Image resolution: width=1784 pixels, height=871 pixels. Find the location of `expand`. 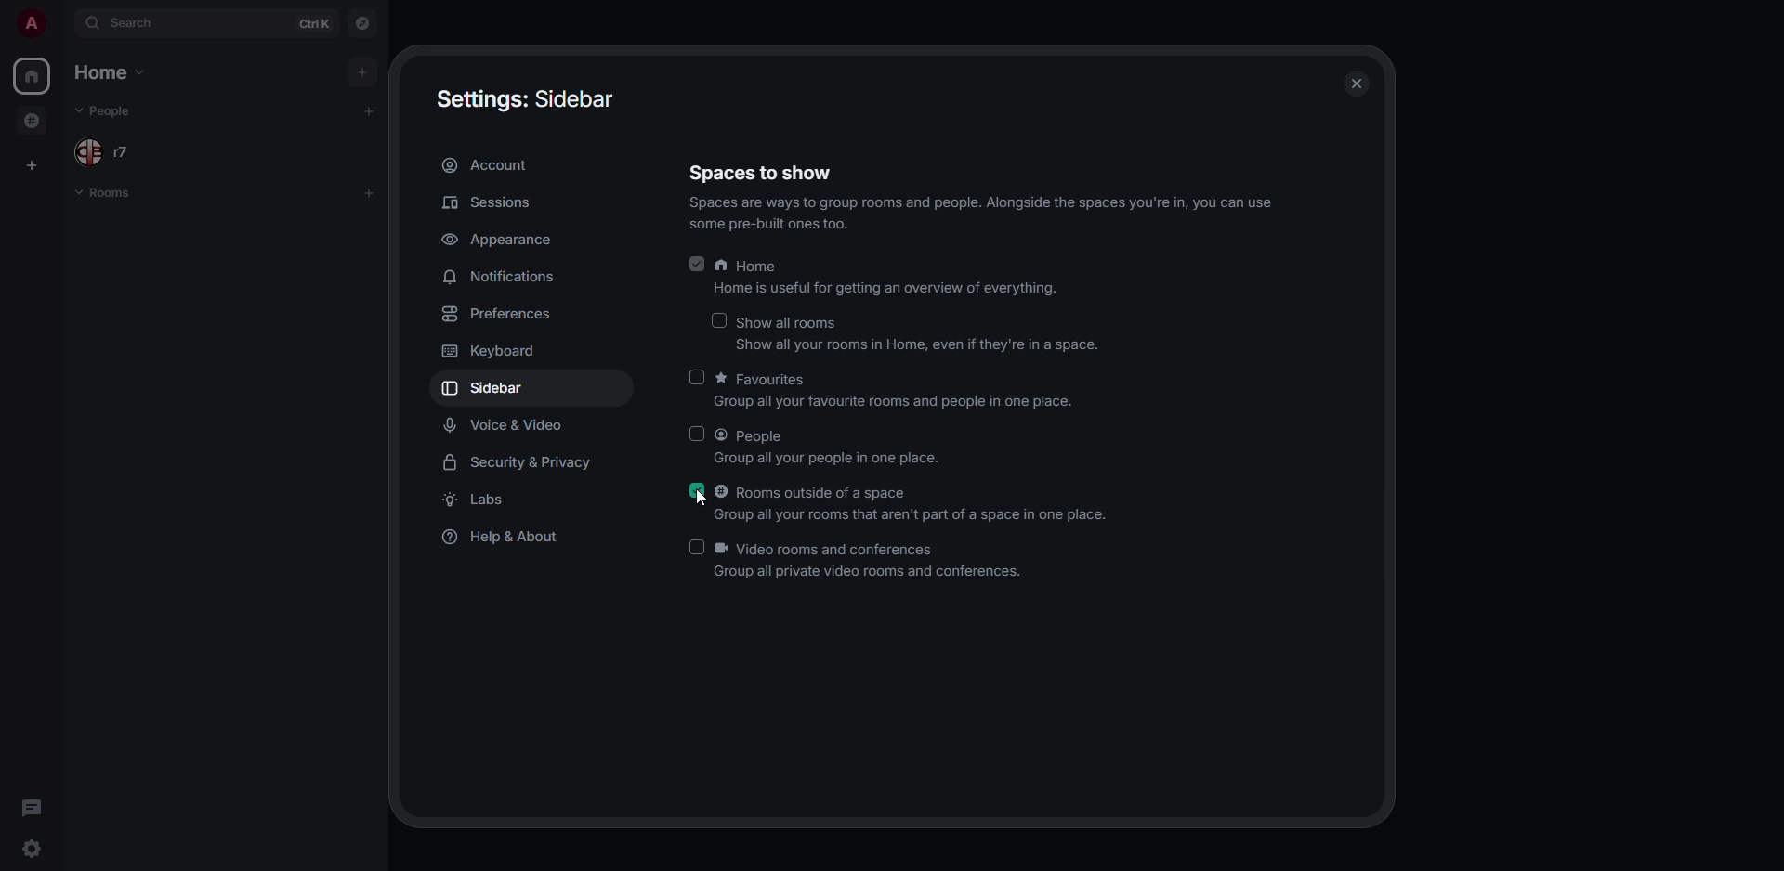

expand is located at coordinates (63, 25).